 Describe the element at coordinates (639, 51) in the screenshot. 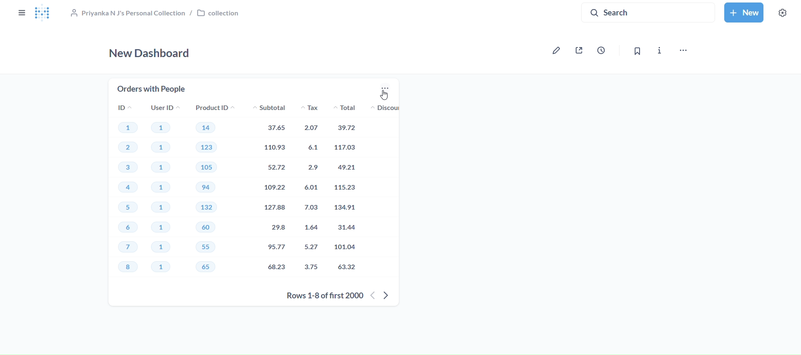

I see `bookmark` at that location.